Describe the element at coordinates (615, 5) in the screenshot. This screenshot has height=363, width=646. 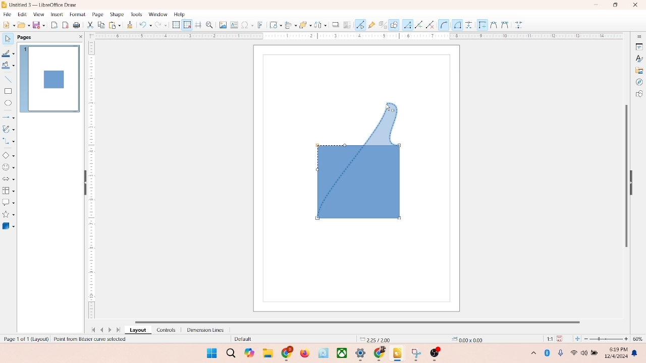
I see `maximize` at that location.